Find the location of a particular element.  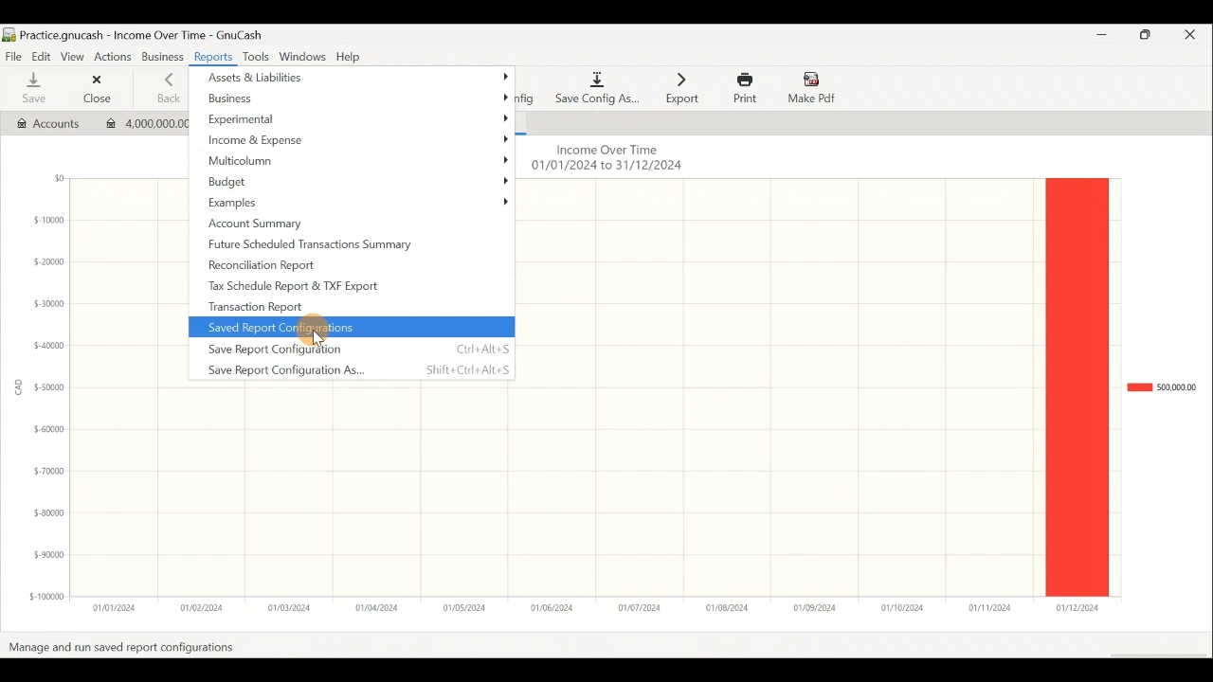

Tax schedule report & TXF export is located at coordinates (313, 287).